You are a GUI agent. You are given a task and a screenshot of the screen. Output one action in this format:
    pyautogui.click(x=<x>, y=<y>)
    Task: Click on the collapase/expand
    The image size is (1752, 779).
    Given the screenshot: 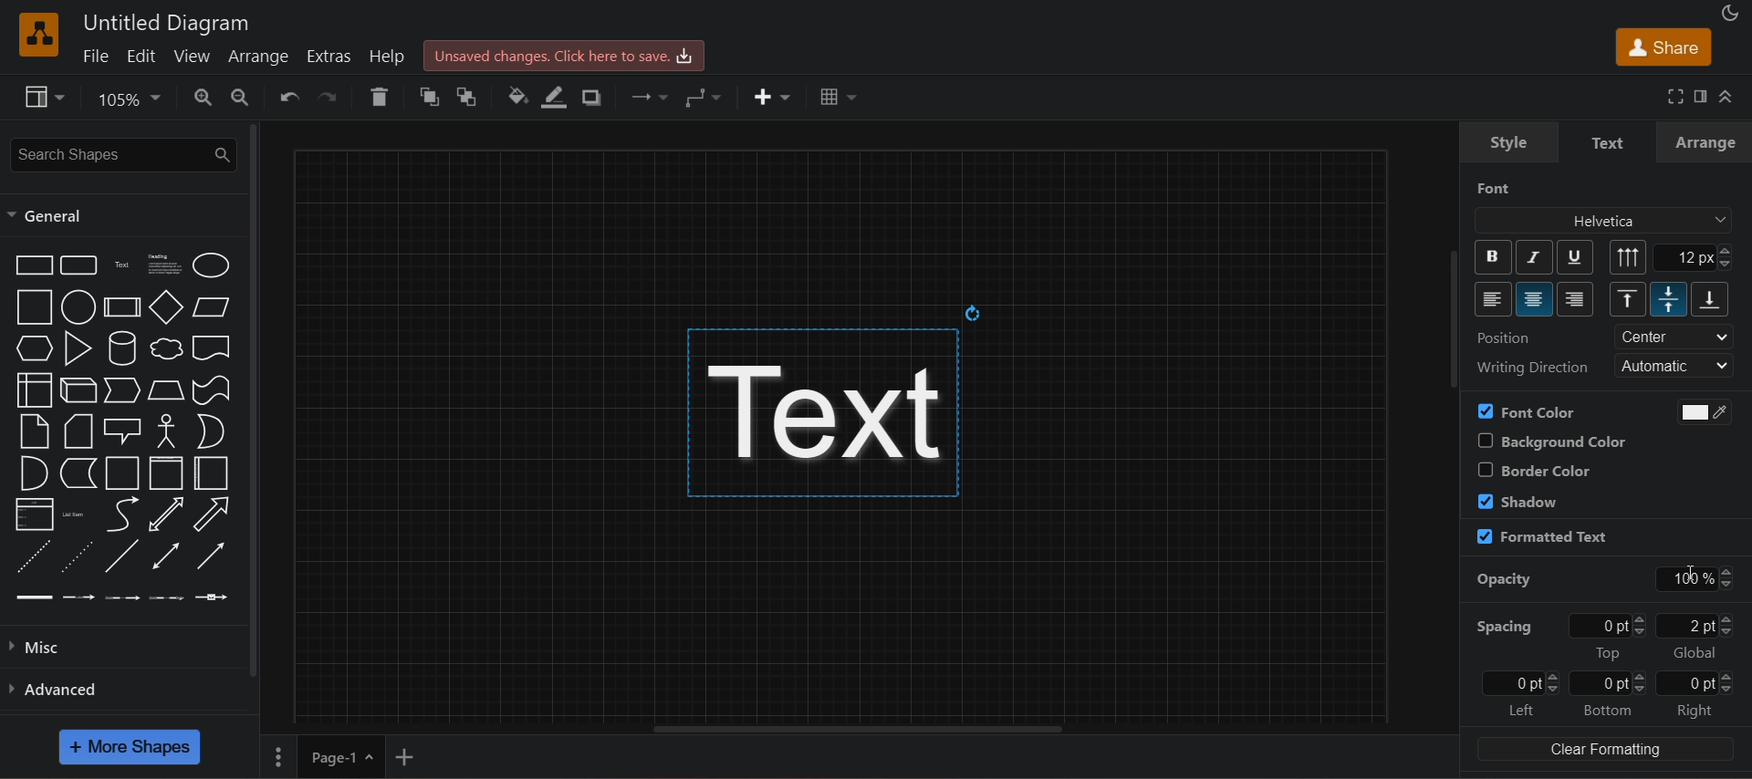 What is the action you would take?
    pyautogui.click(x=1726, y=97)
    